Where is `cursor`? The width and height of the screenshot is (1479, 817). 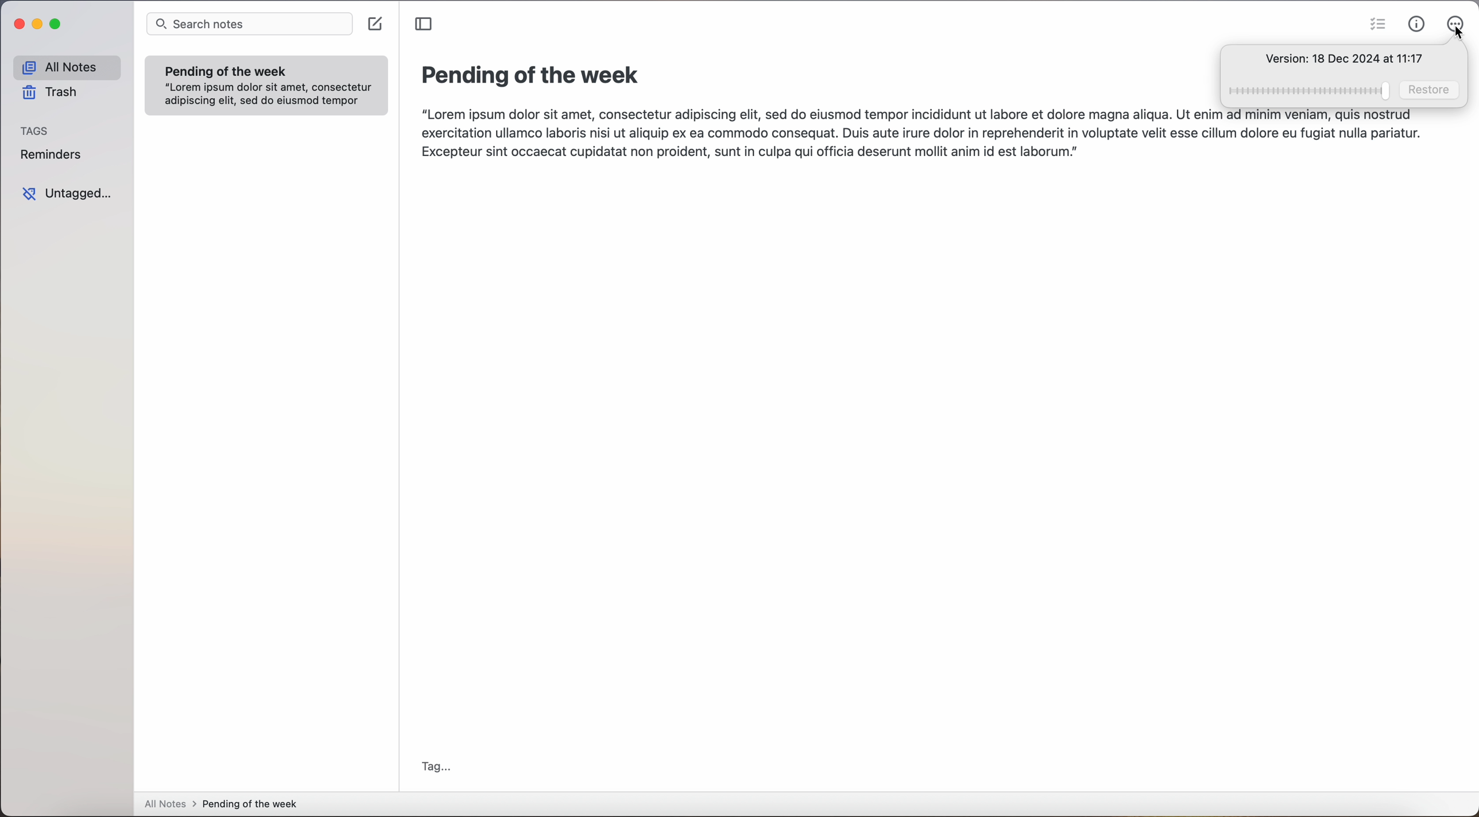
cursor is located at coordinates (1457, 36).